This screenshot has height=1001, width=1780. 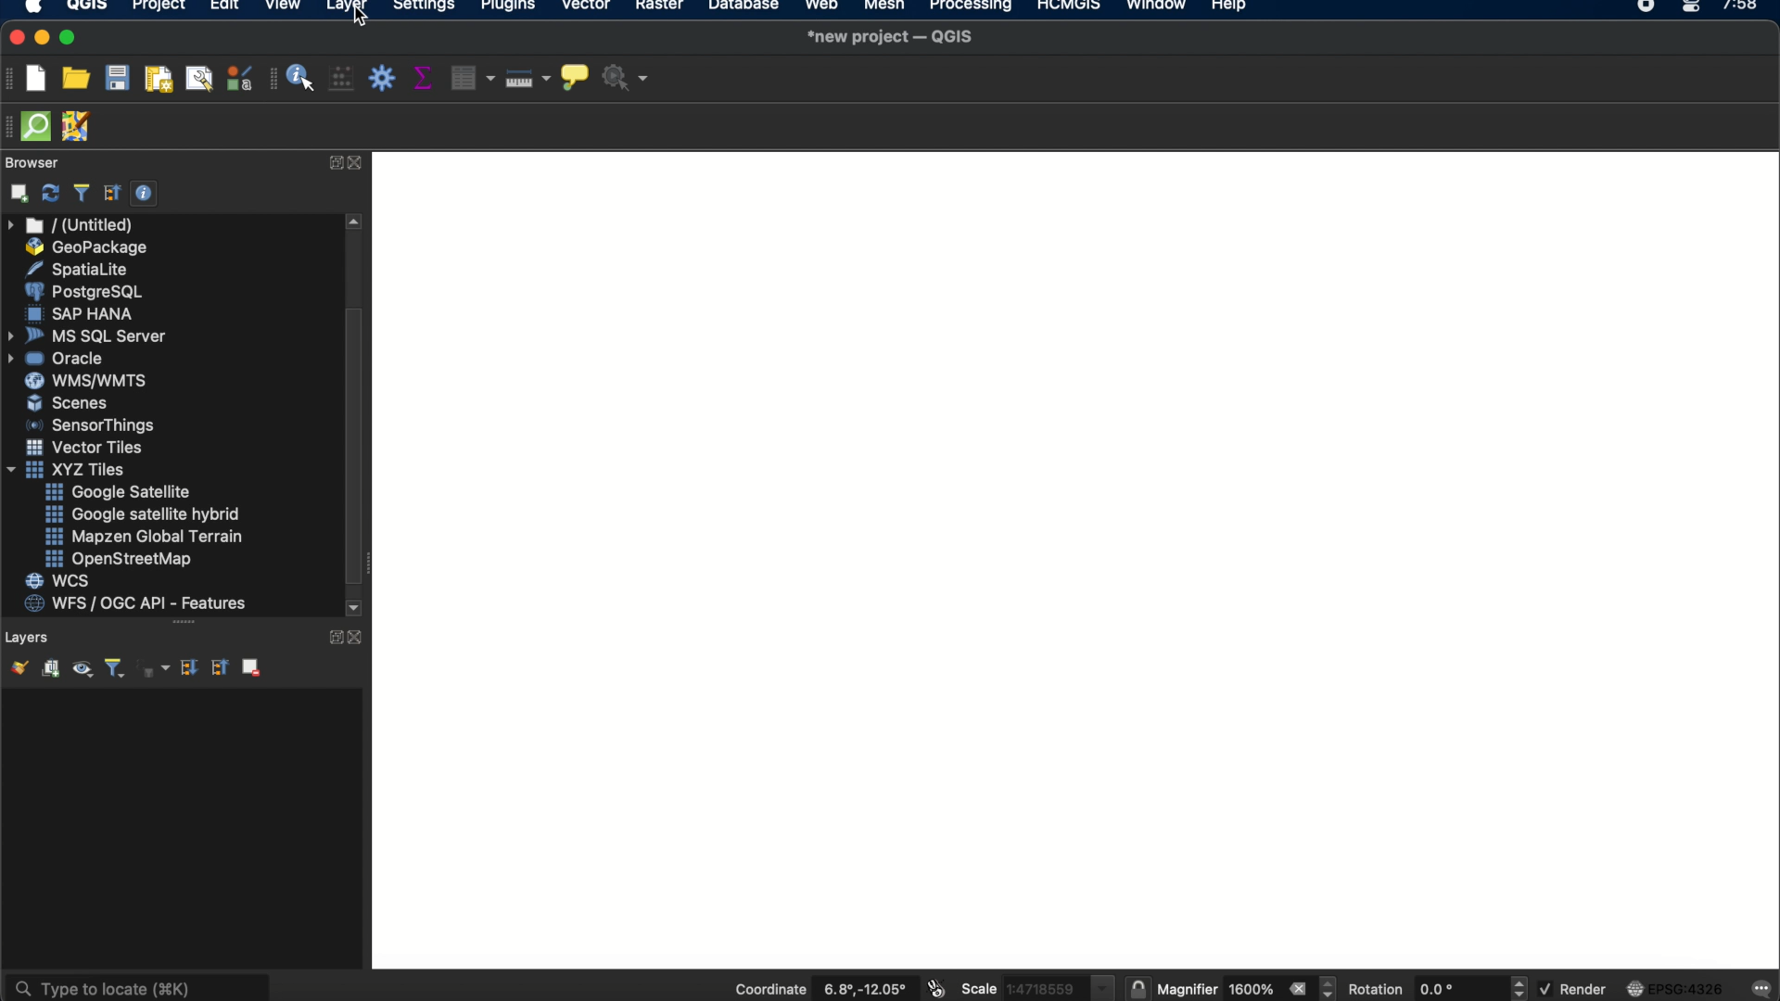 I want to click on add selected layers, so click(x=16, y=193).